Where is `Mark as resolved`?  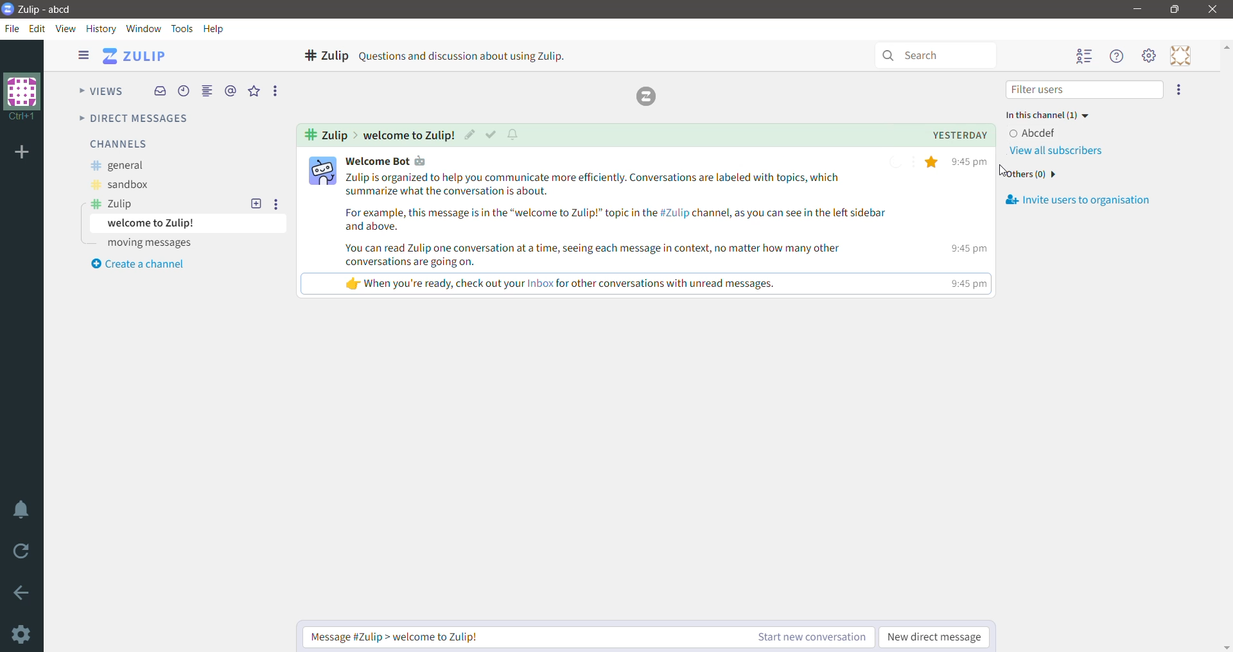 Mark as resolved is located at coordinates (489, 135).